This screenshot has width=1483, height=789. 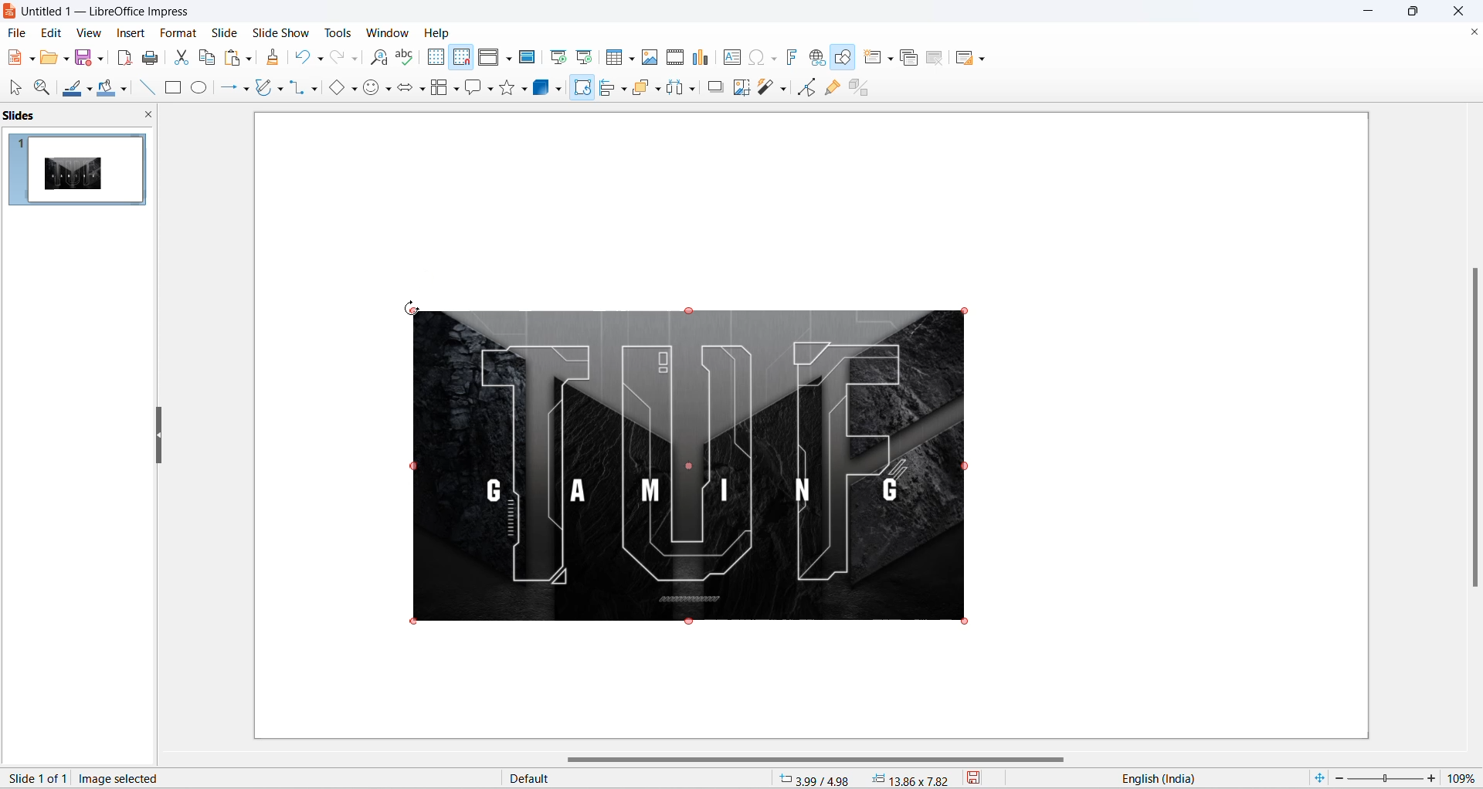 I want to click on zoom increase, so click(x=1434, y=777).